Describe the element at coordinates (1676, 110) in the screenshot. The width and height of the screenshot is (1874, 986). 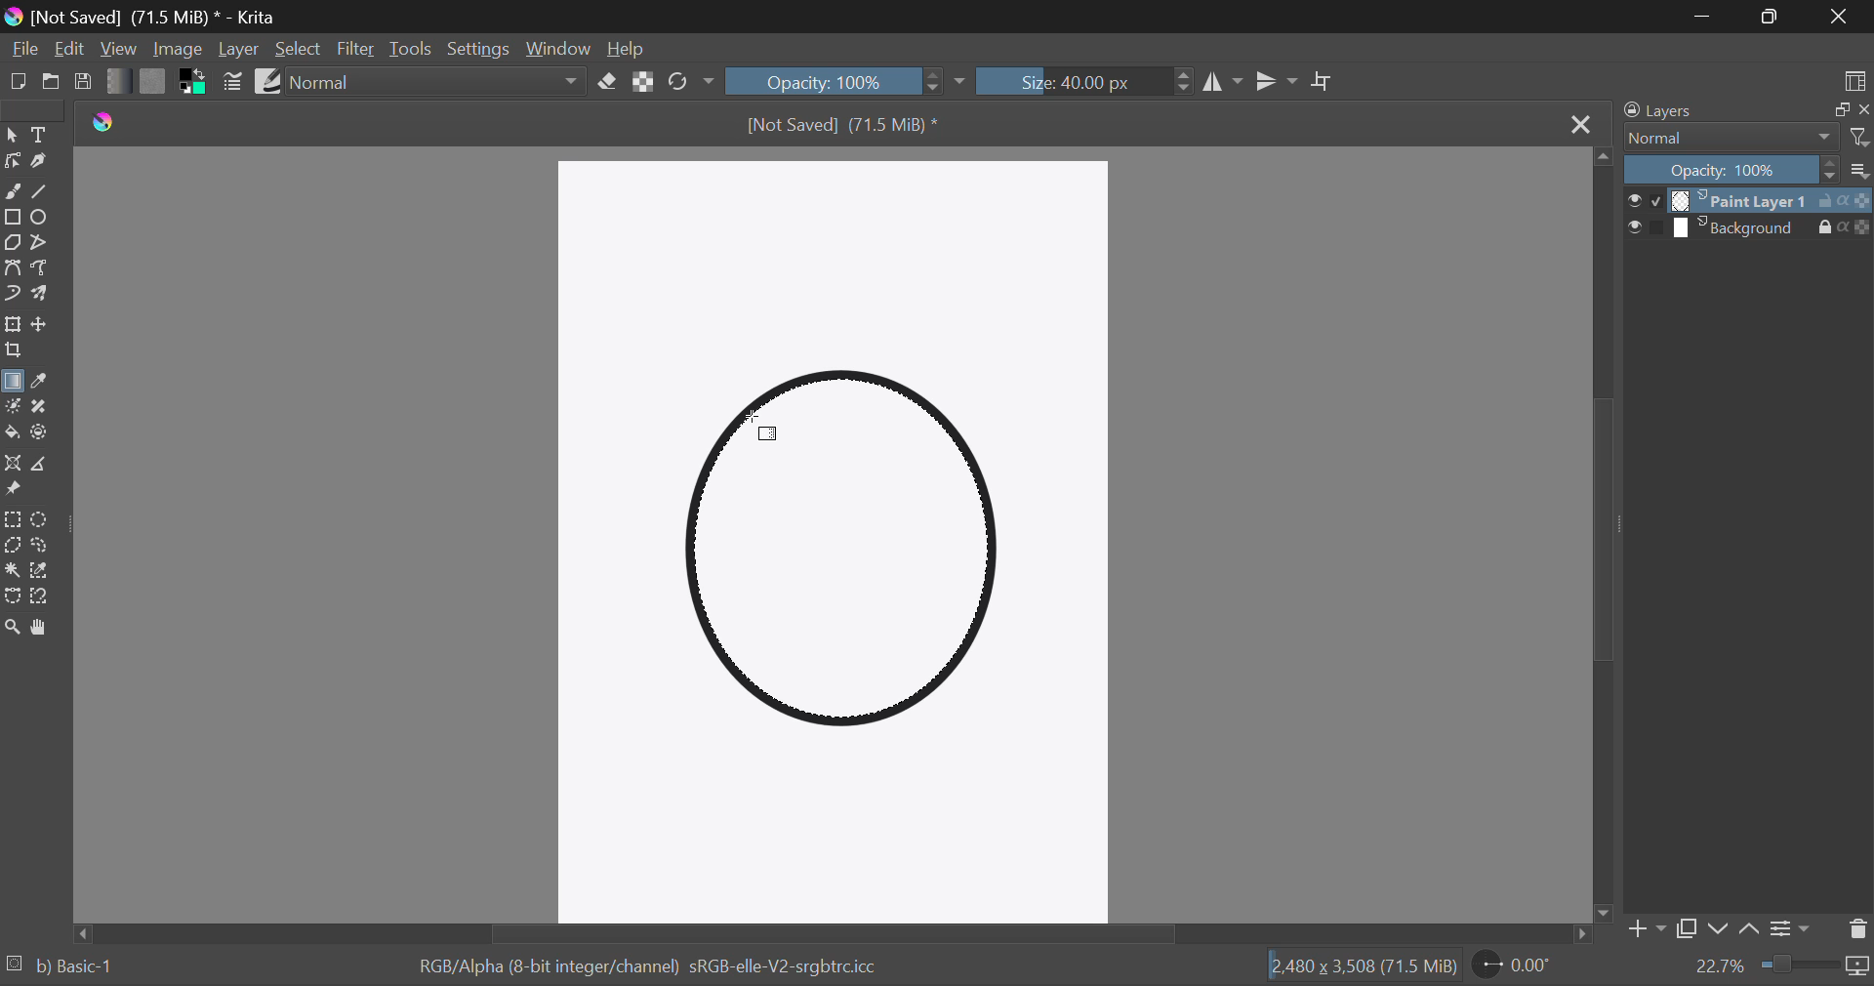
I see `Layers Docker` at that location.